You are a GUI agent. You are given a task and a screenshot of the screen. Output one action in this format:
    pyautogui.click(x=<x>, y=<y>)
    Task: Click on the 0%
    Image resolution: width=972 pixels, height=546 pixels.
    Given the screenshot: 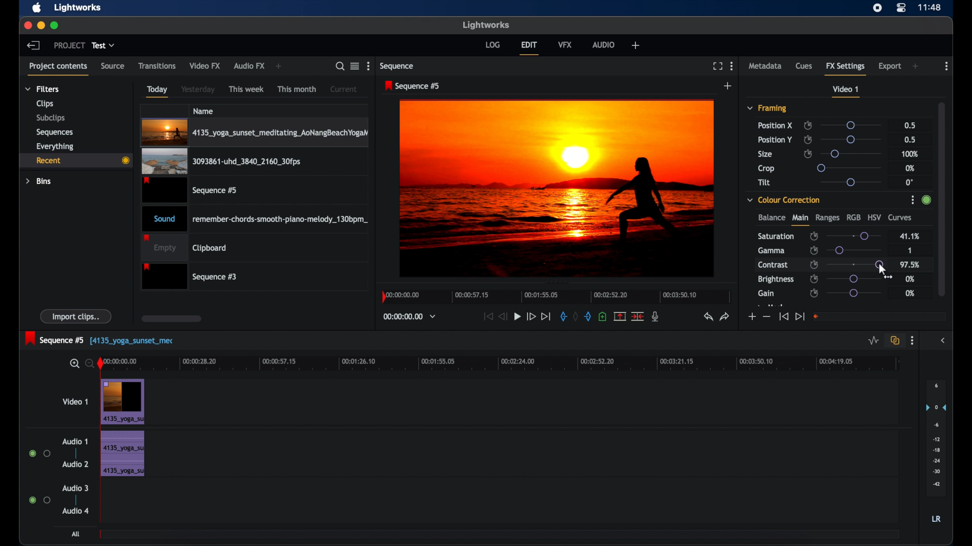 What is the action you would take?
    pyautogui.click(x=911, y=279)
    